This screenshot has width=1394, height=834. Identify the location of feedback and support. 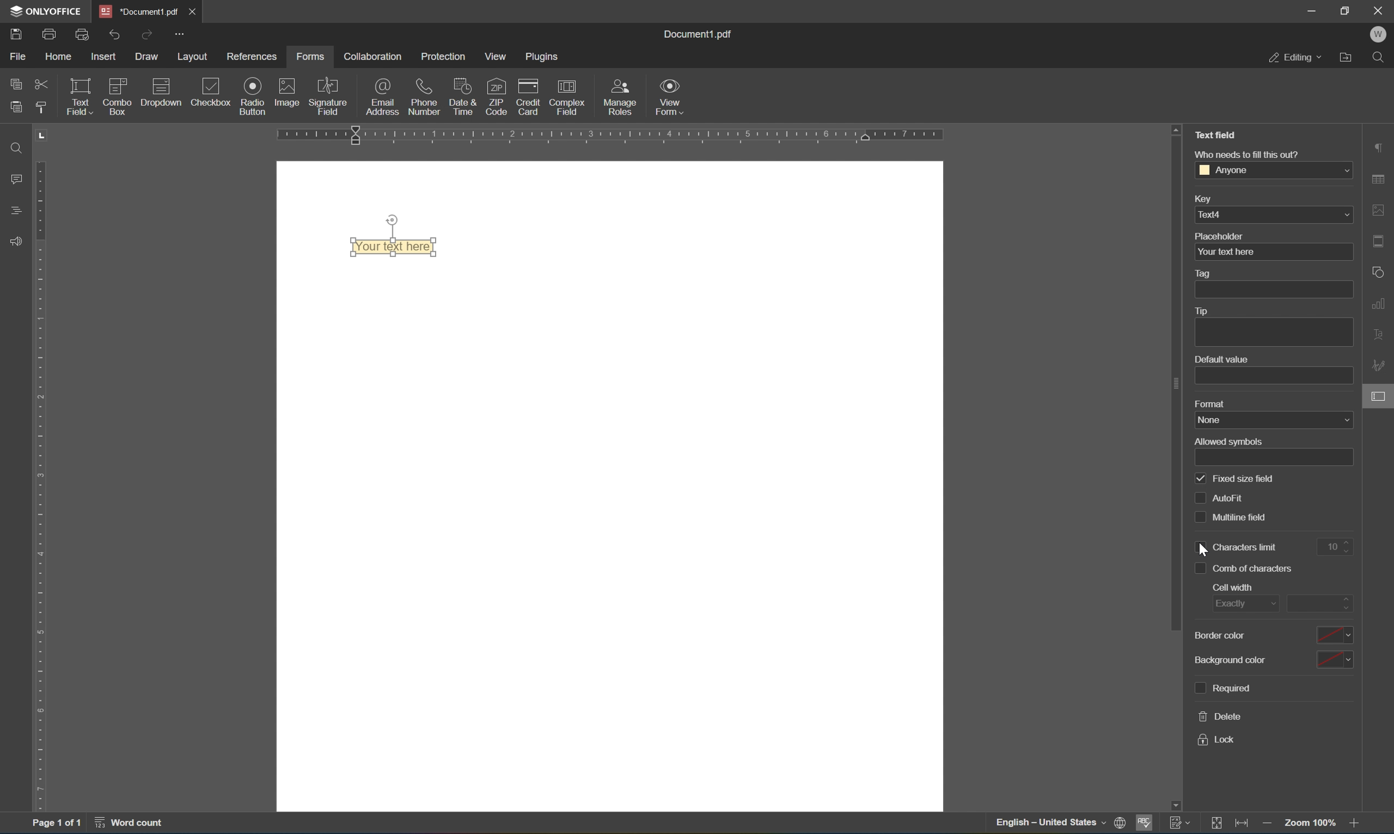
(17, 243).